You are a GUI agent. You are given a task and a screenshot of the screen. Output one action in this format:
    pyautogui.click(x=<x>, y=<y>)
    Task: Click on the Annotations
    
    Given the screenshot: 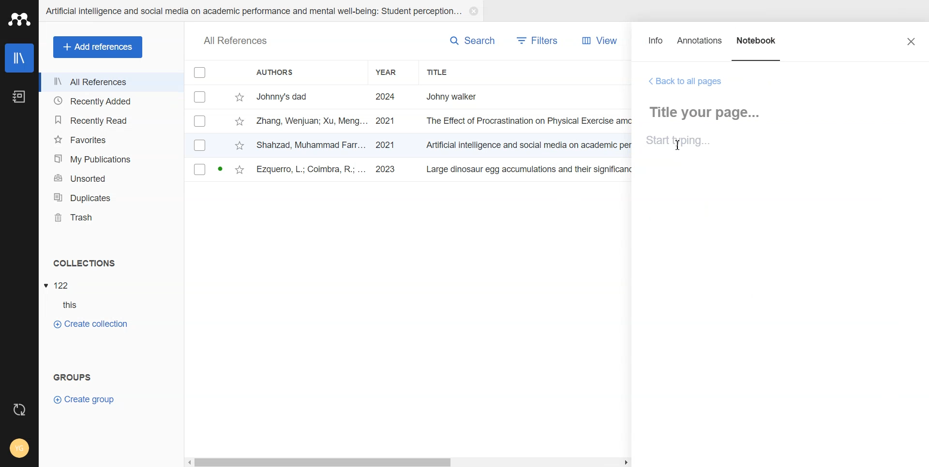 What is the action you would take?
    pyautogui.click(x=700, y=45)
    